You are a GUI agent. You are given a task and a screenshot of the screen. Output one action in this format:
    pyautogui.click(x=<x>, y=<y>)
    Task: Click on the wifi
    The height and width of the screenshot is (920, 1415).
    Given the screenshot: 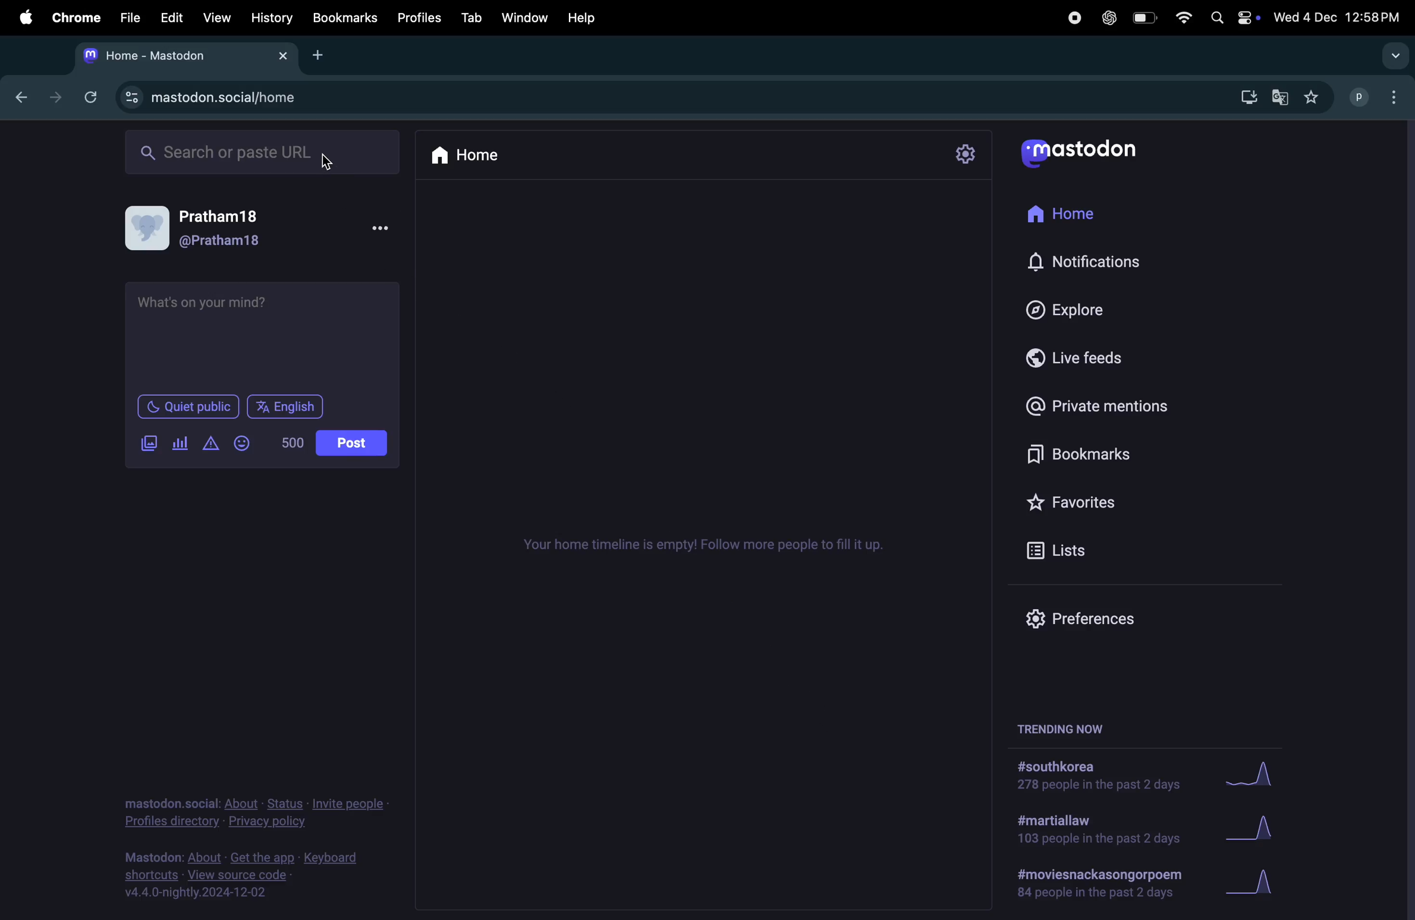 What is the action you would take?
    pyautogui.click(x=1180, y=17)
    